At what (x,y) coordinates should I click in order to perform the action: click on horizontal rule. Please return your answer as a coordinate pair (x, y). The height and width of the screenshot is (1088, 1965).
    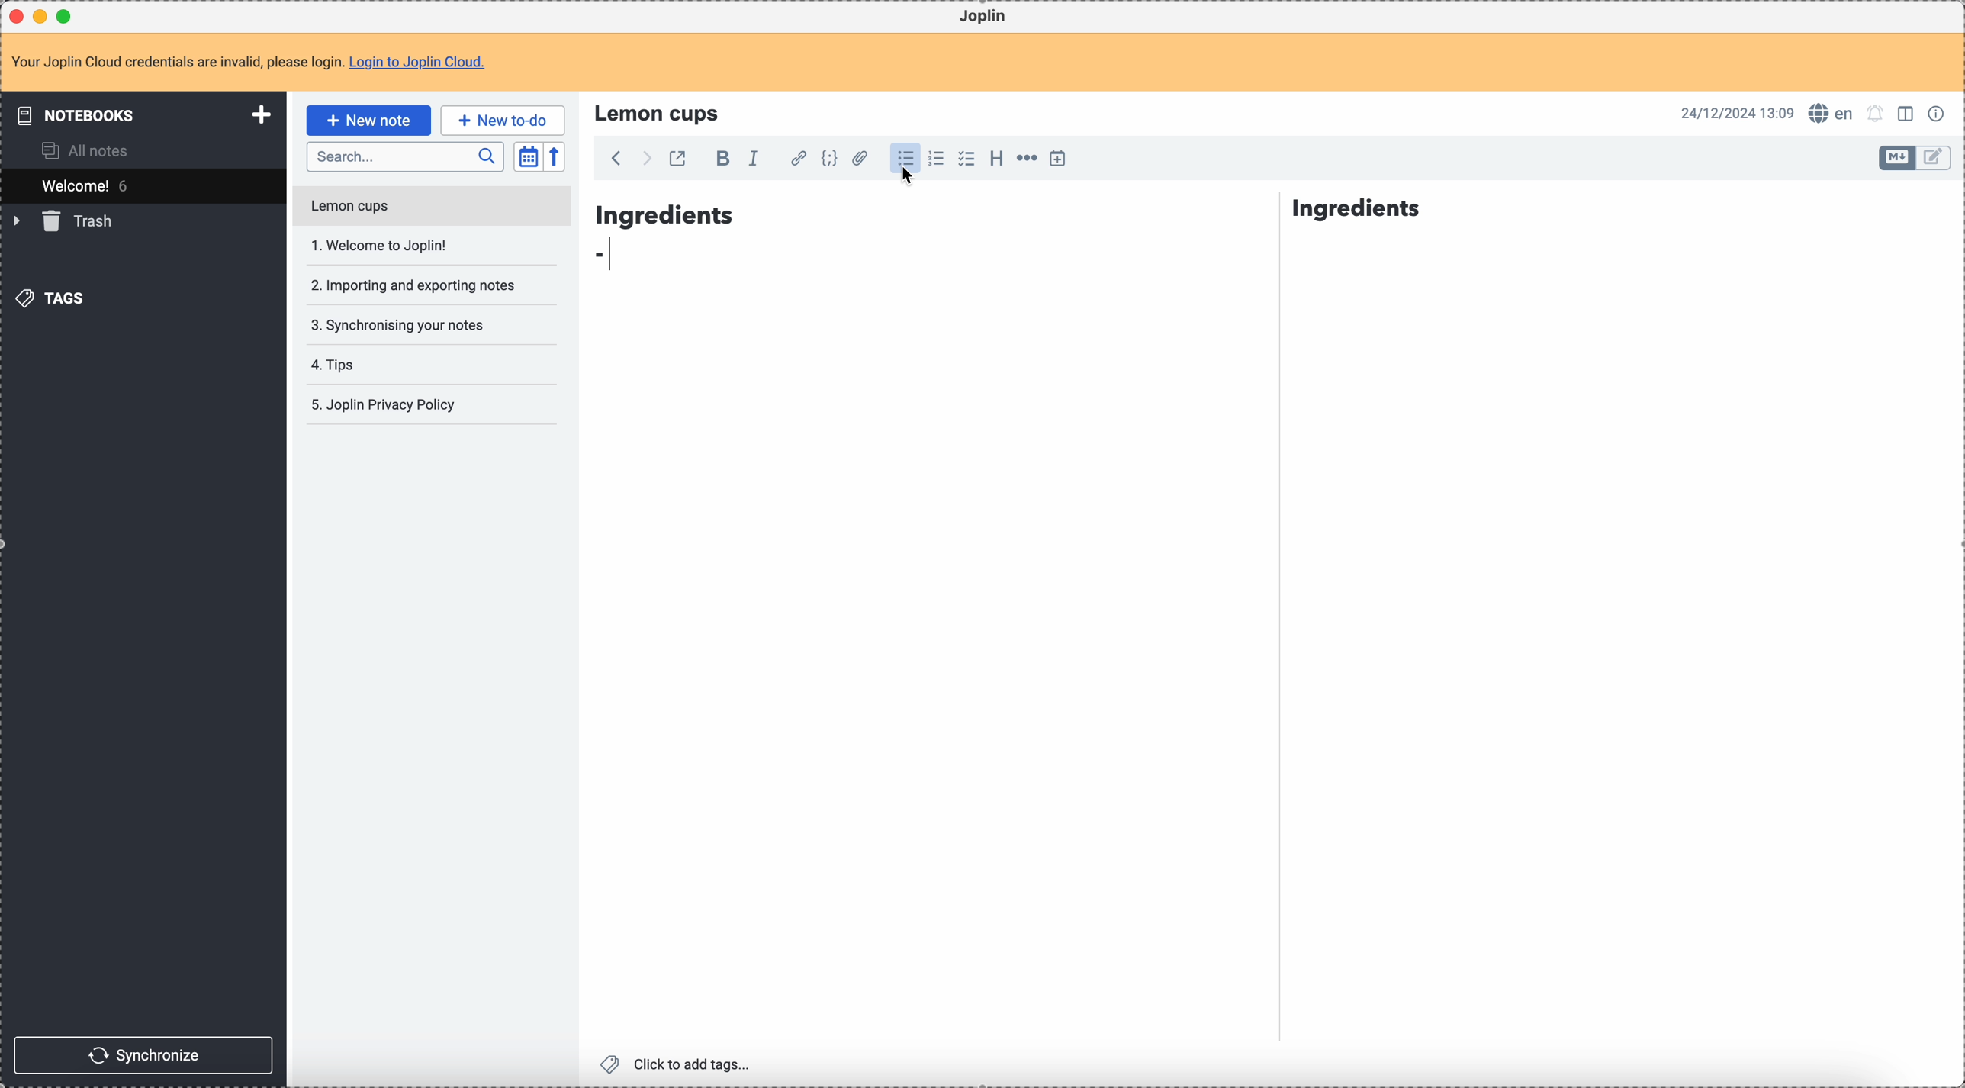
    Looking at the image, I should click on (1024, 160).